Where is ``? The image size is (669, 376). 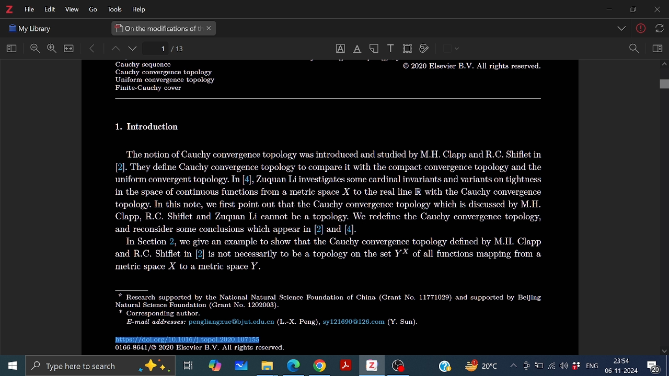  is located at coordinates (149, 127).